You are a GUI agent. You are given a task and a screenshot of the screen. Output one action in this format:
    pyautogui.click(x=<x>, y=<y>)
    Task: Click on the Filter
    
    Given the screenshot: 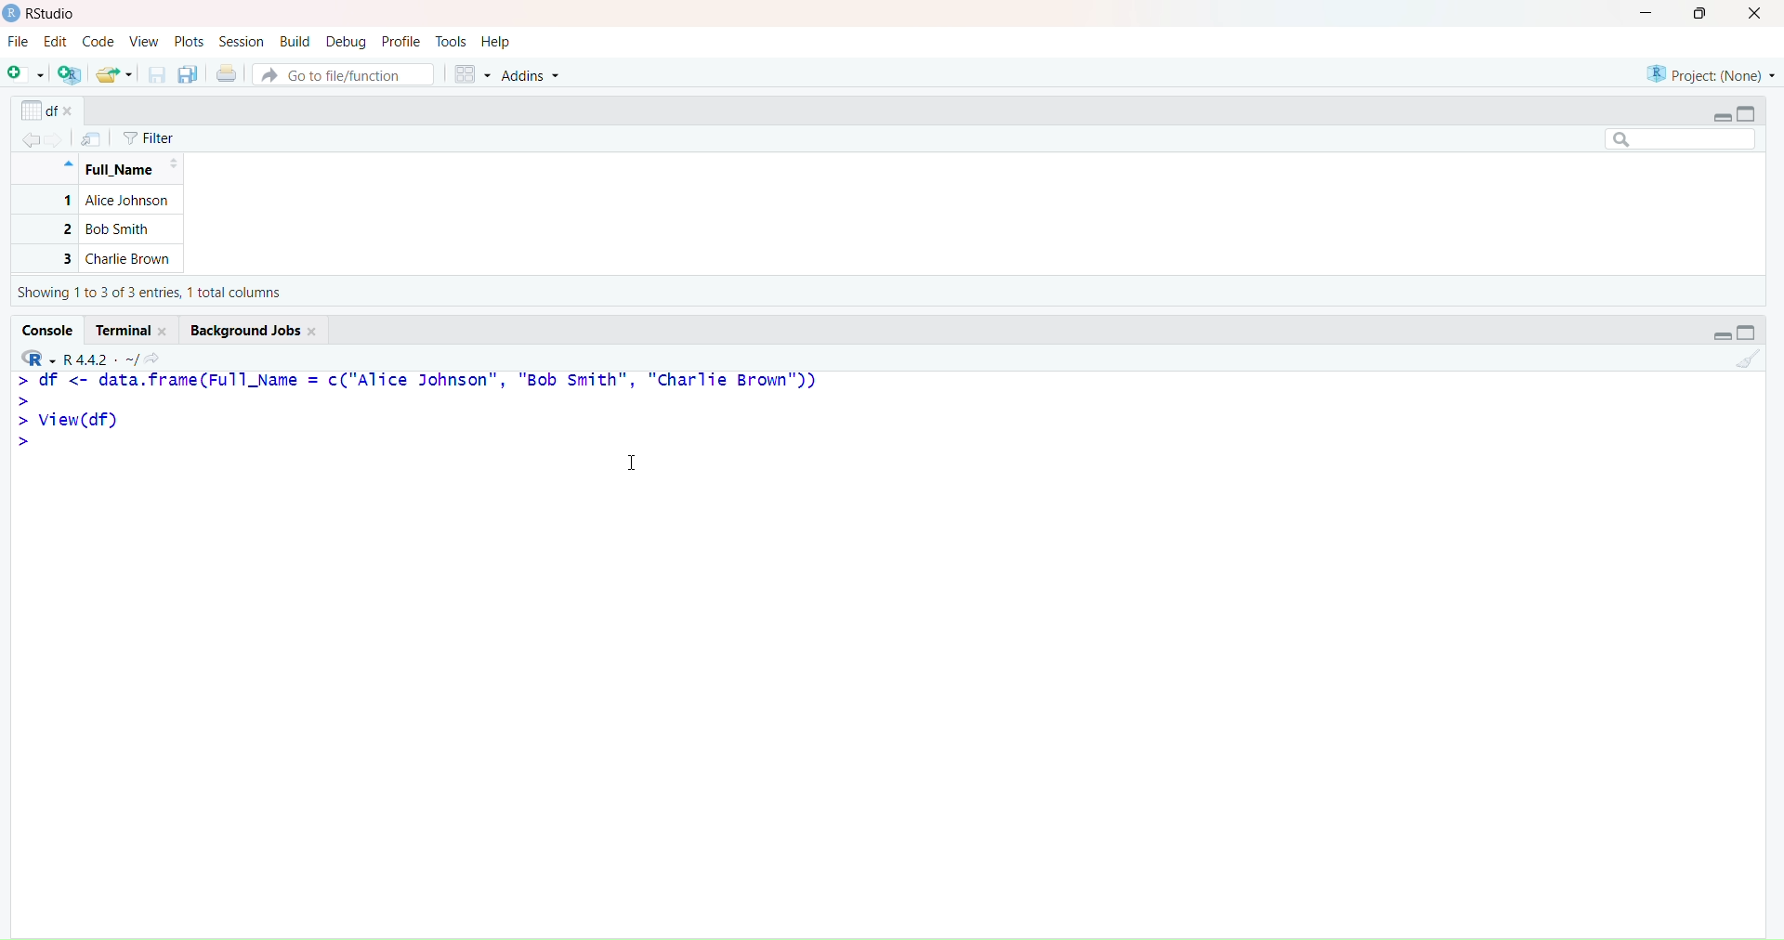 What is the action you would take?
    pyautogui.click(x=150, y=138)
    